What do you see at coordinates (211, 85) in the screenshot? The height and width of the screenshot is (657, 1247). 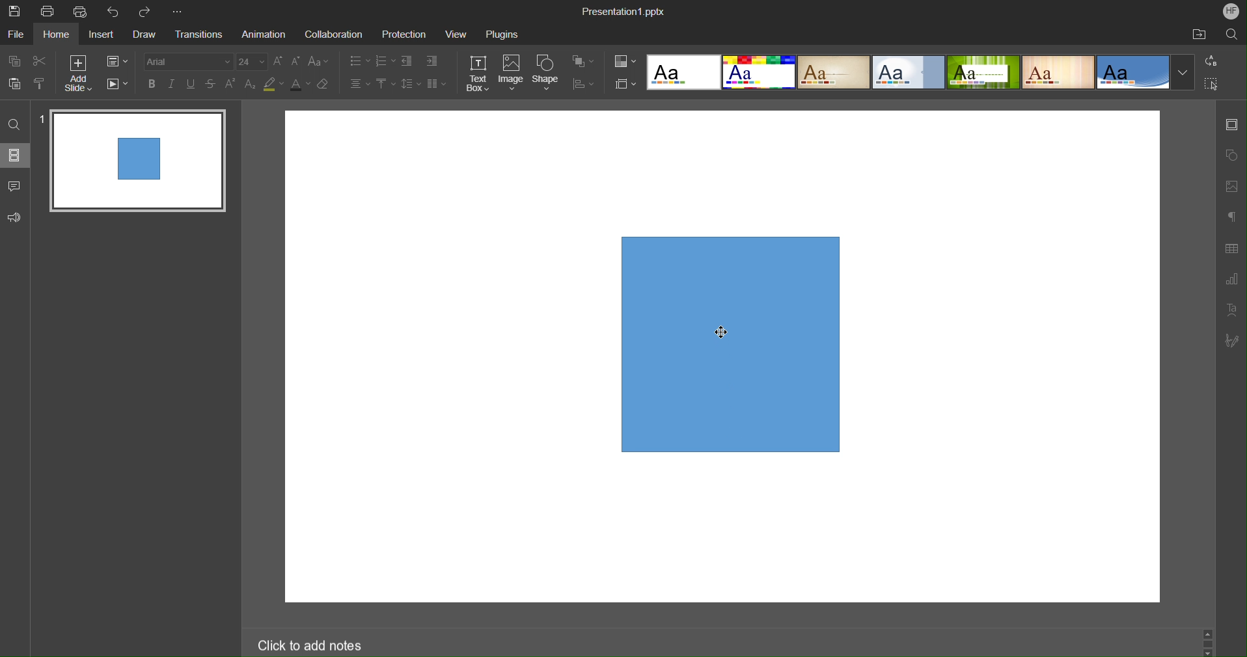 I see `Strikethrough` at bounding box center [211, 85].